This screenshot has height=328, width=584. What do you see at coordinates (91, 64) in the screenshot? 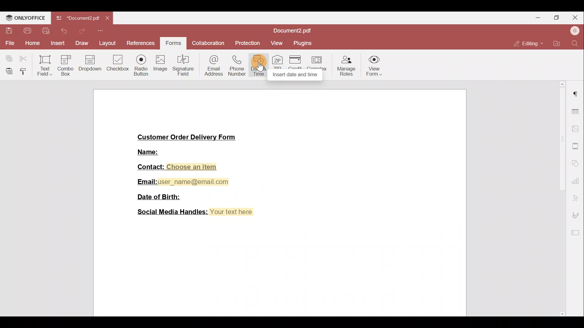
I see `Dropdown` at bounding box center [91, 64].